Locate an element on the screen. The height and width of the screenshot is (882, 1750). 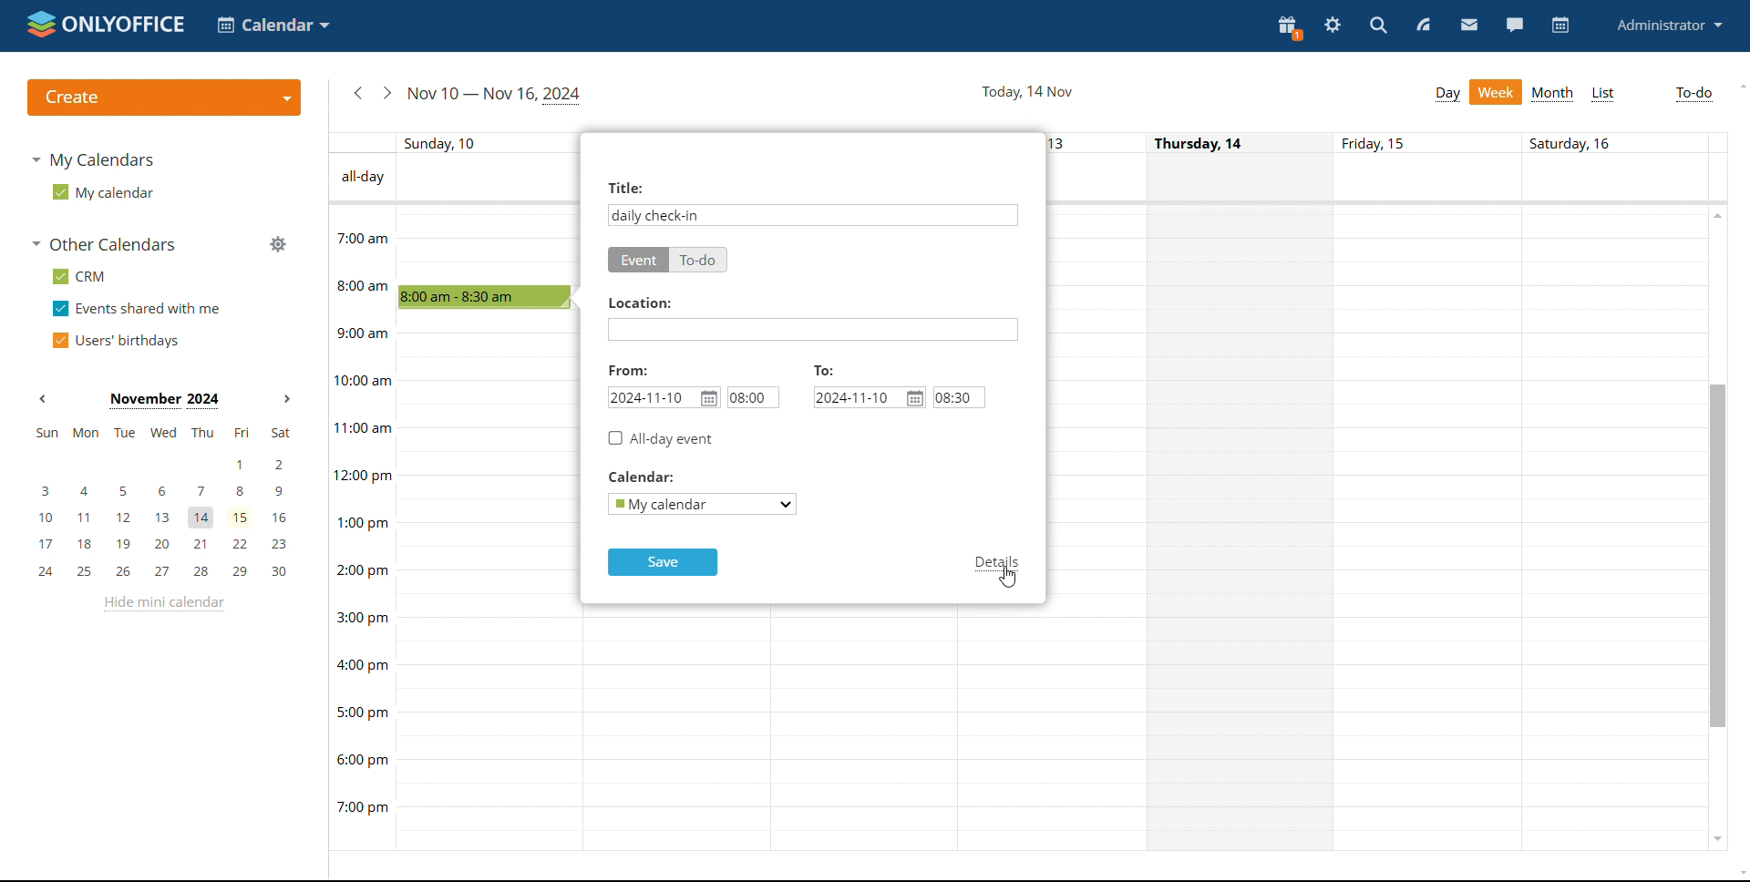
title: is located at coordinates (624, 186).